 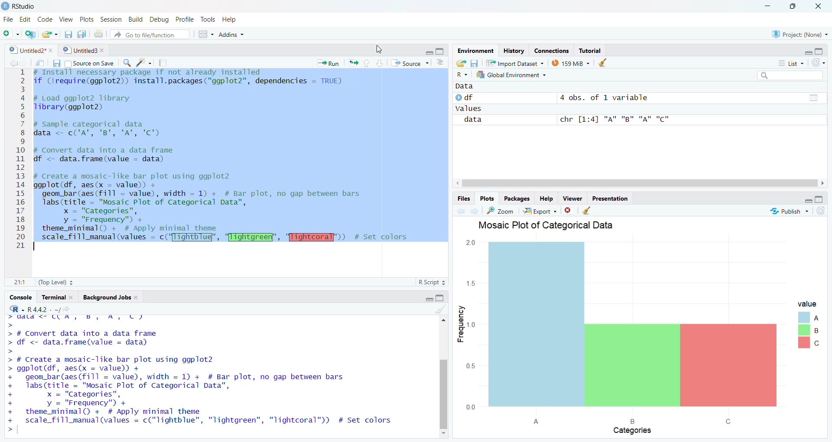 I want to click on Clean, so click(x=604, y=62).